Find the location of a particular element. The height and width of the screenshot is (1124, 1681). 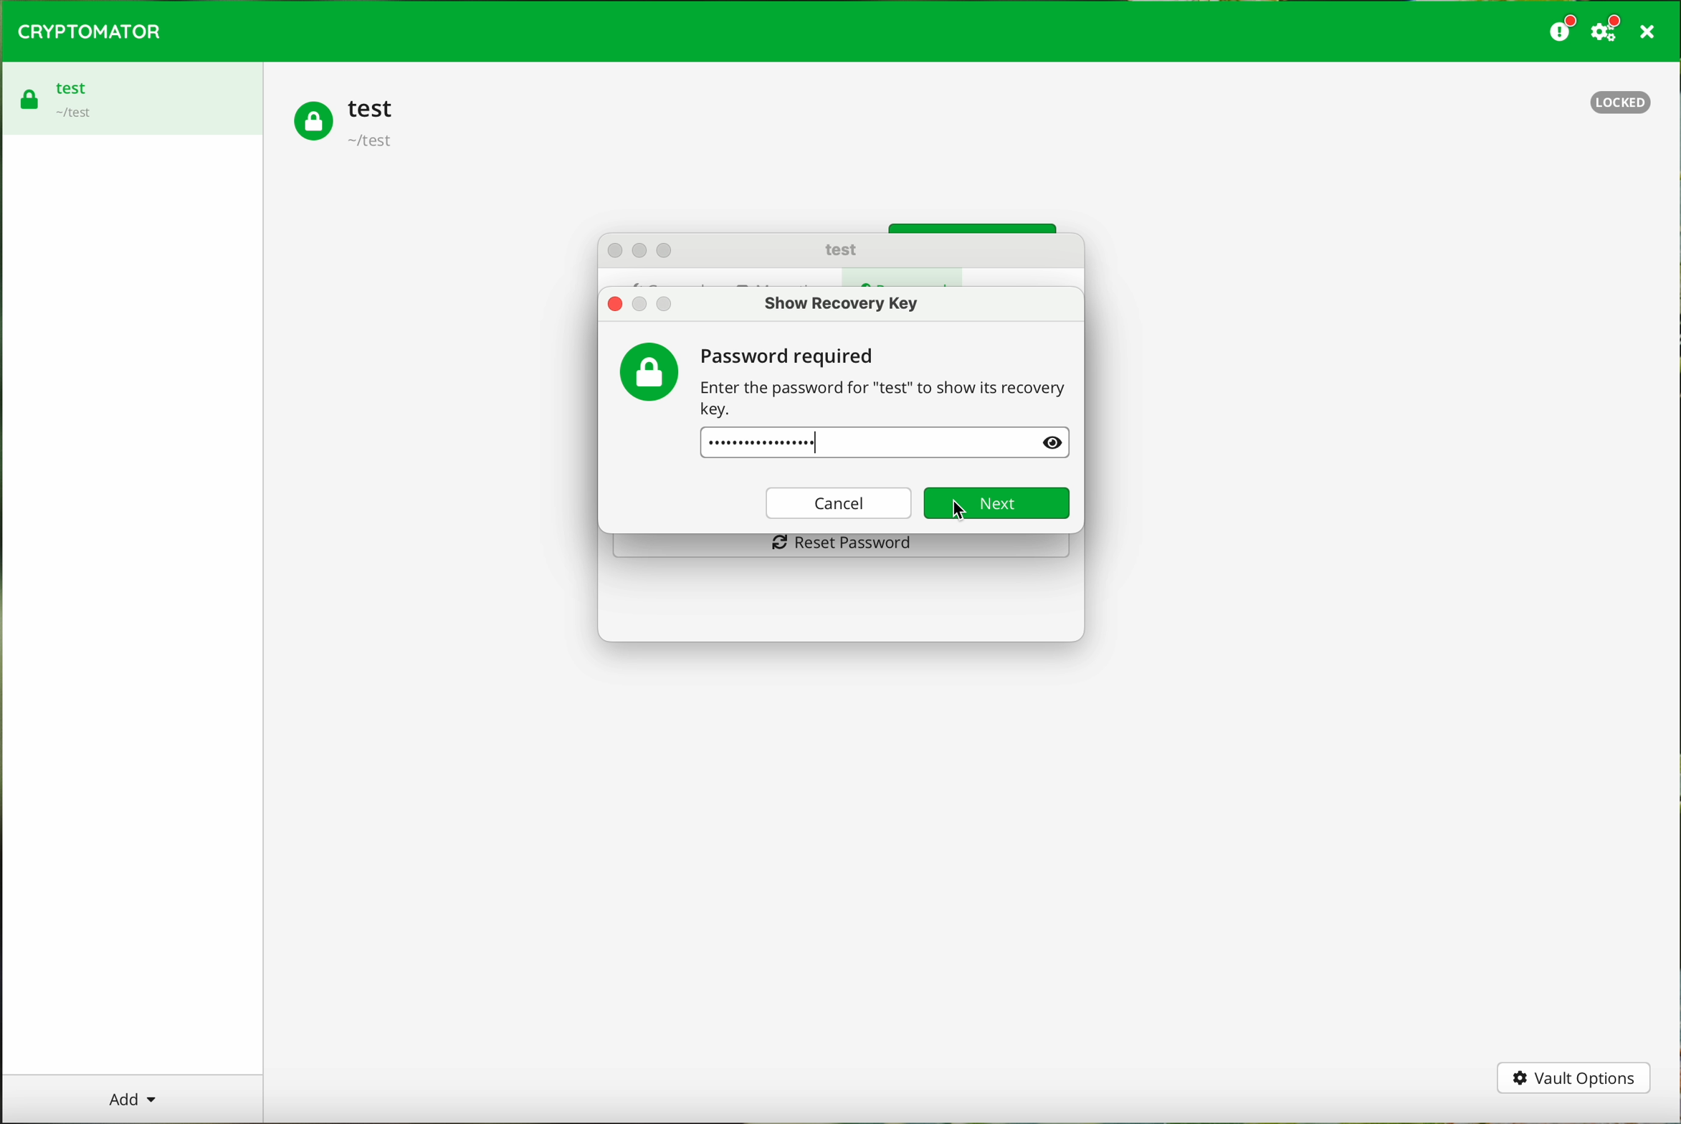

test vault is located at coordinates (61, 94).